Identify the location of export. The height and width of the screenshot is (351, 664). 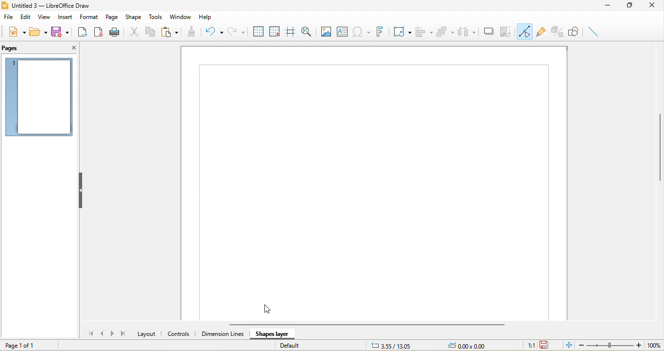
(83, 32).